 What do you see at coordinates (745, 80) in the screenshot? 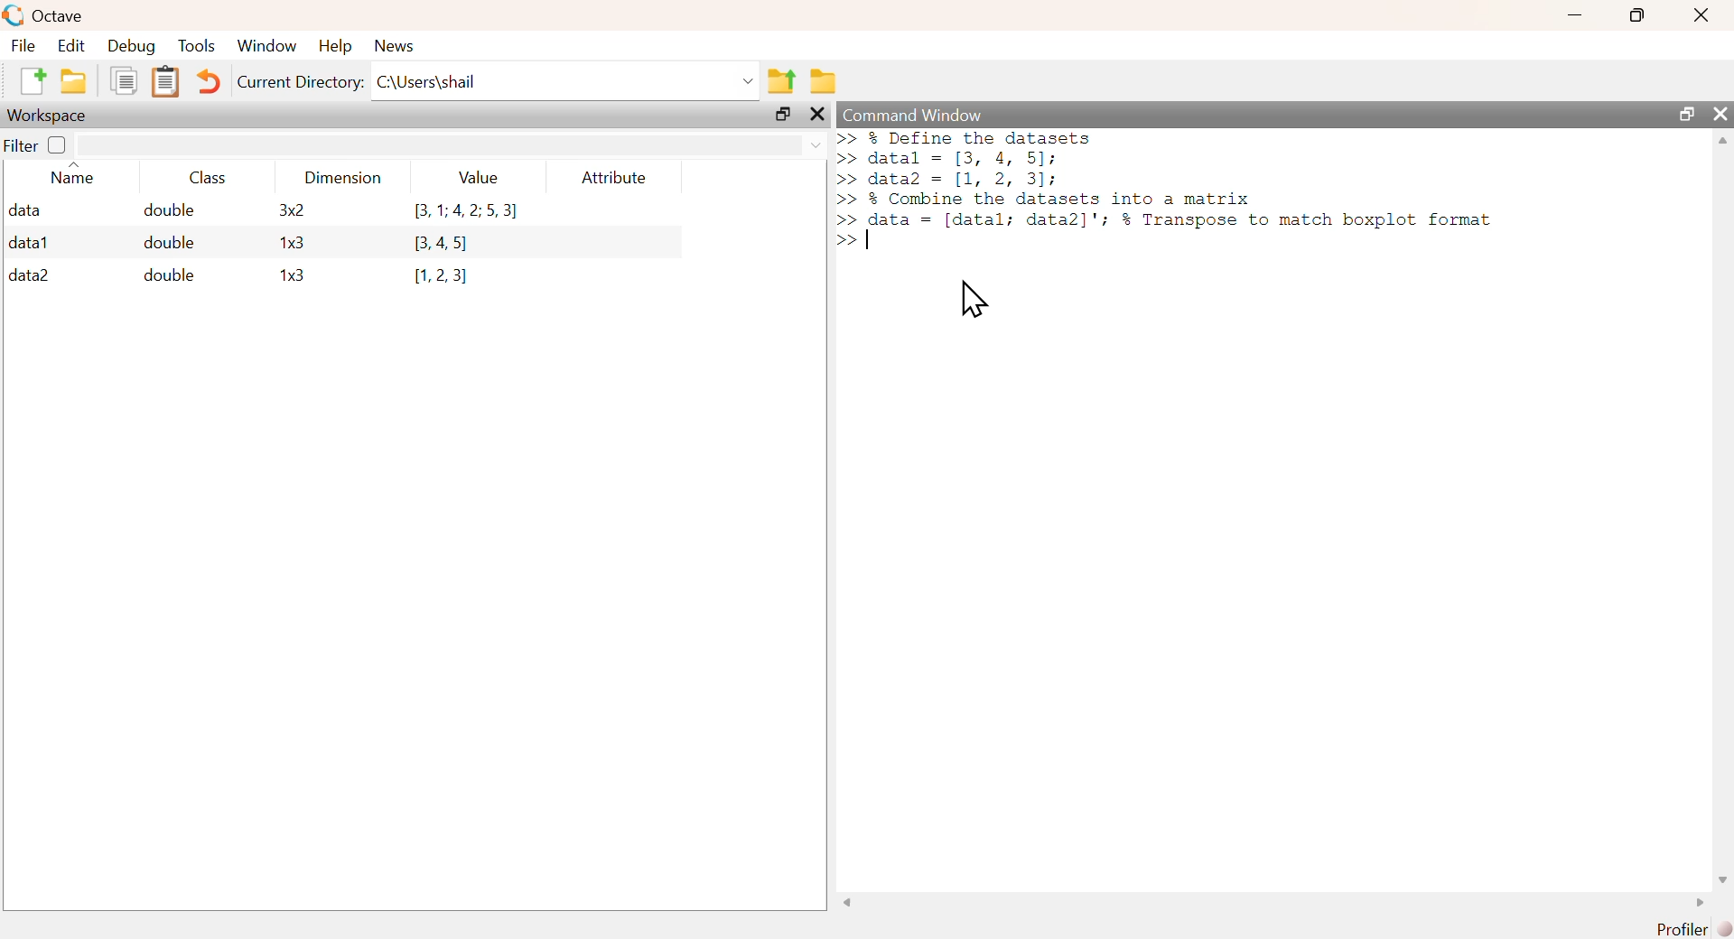
I see `dropdown` at bounding box center [745, 80].